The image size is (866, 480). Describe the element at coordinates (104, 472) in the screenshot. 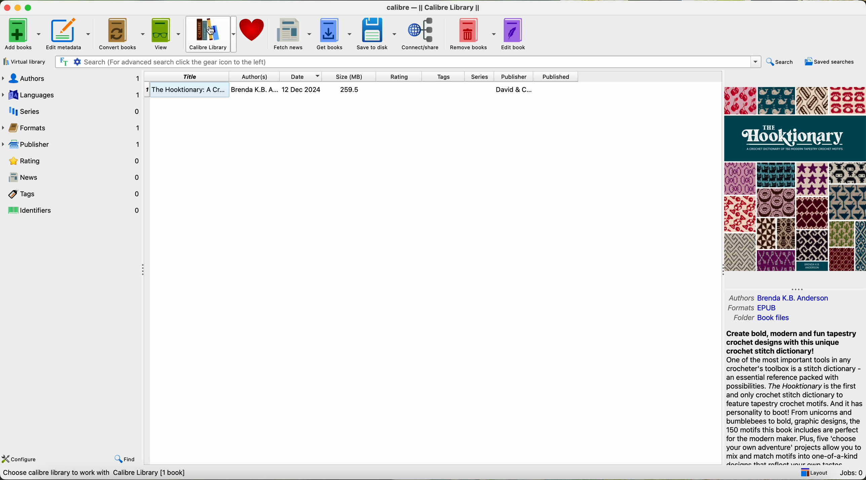

I see `‘Choose calibre library to work with Calibre Library [1 book]` at that location.